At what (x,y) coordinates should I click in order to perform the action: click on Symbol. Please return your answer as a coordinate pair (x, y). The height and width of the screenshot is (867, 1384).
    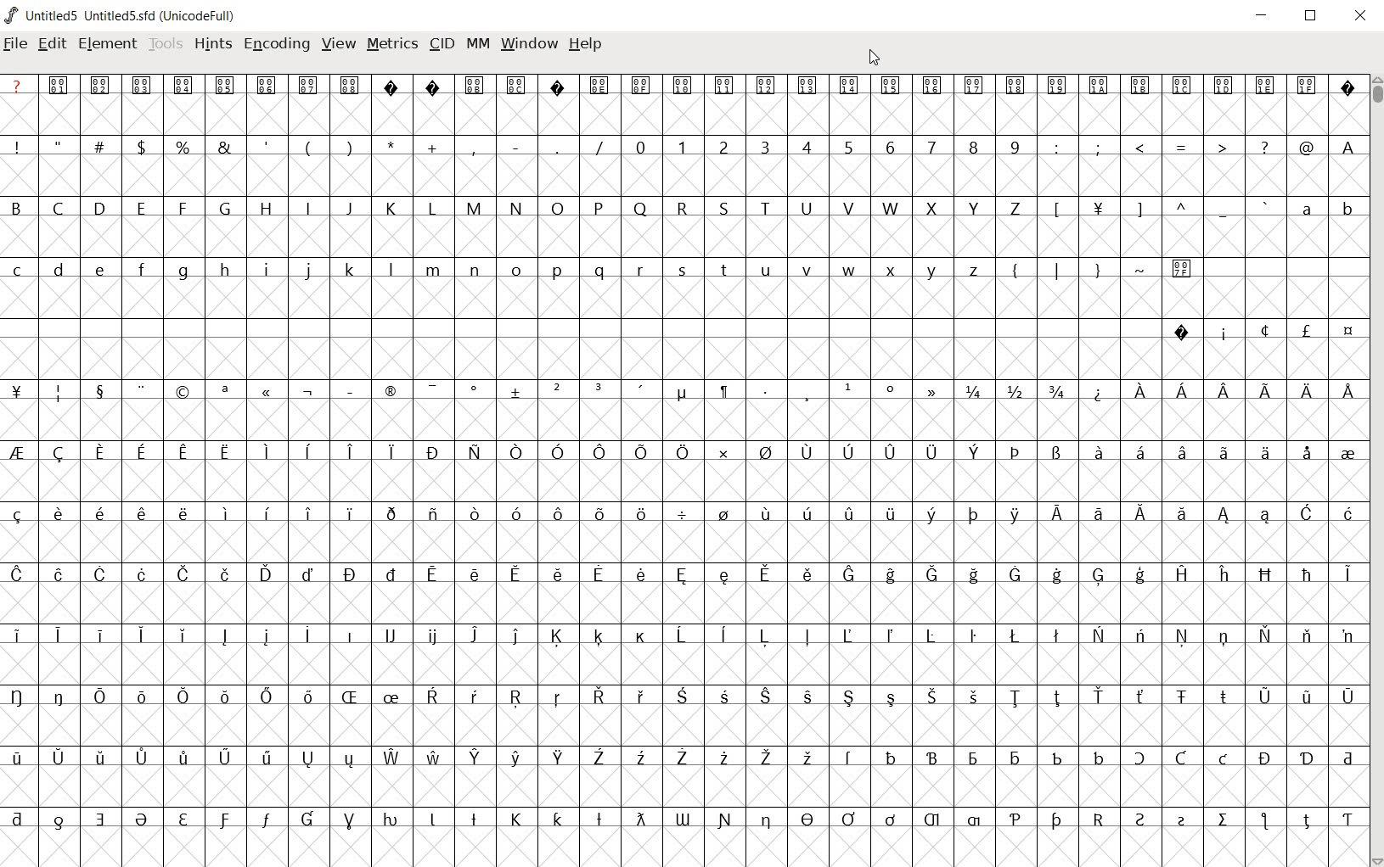
    Looking at the image, I should click on (639, 696).